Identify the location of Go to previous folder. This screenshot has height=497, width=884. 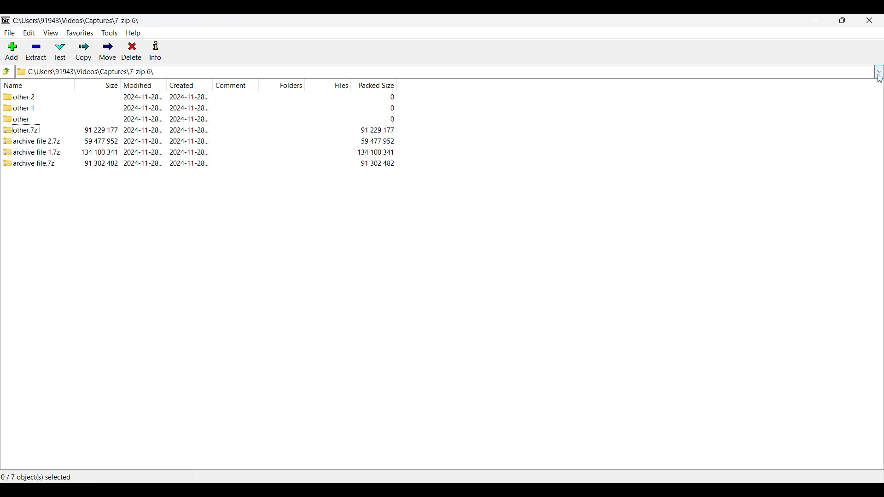
(6, 71).